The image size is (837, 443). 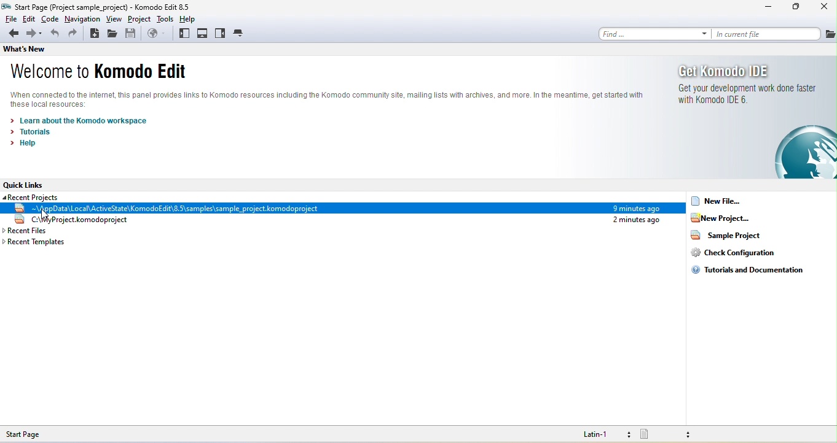 What do you see at coordinates (243, 33) in the screenshot?
I see `tab` at bounding box center [243, 33].